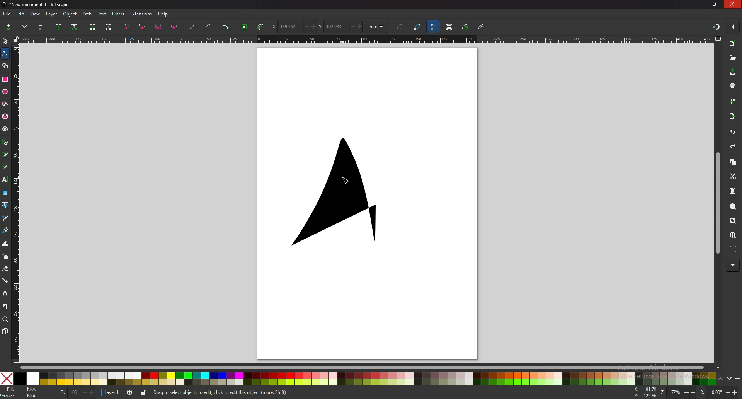 The image size is (742, 399). I want to click on filters, so click(118, 14).